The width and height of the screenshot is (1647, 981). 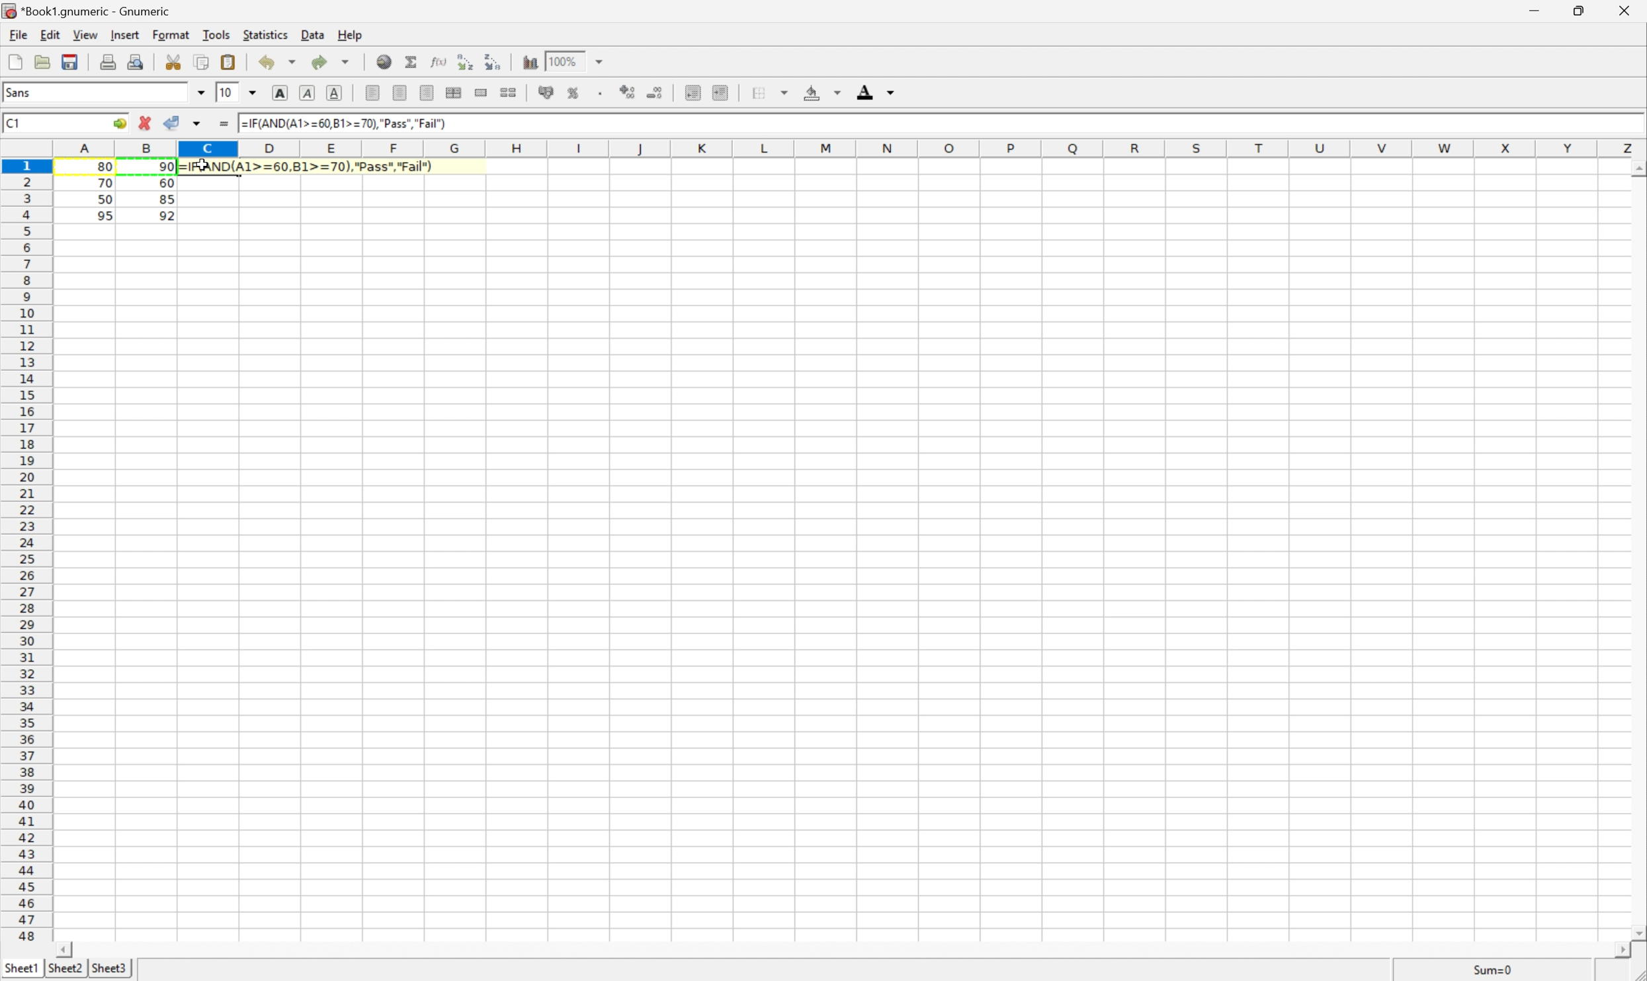 What do you see at coordinates (22, 966) in the screenshot?
I see `Sheet1` at bounding box center [22, 966].